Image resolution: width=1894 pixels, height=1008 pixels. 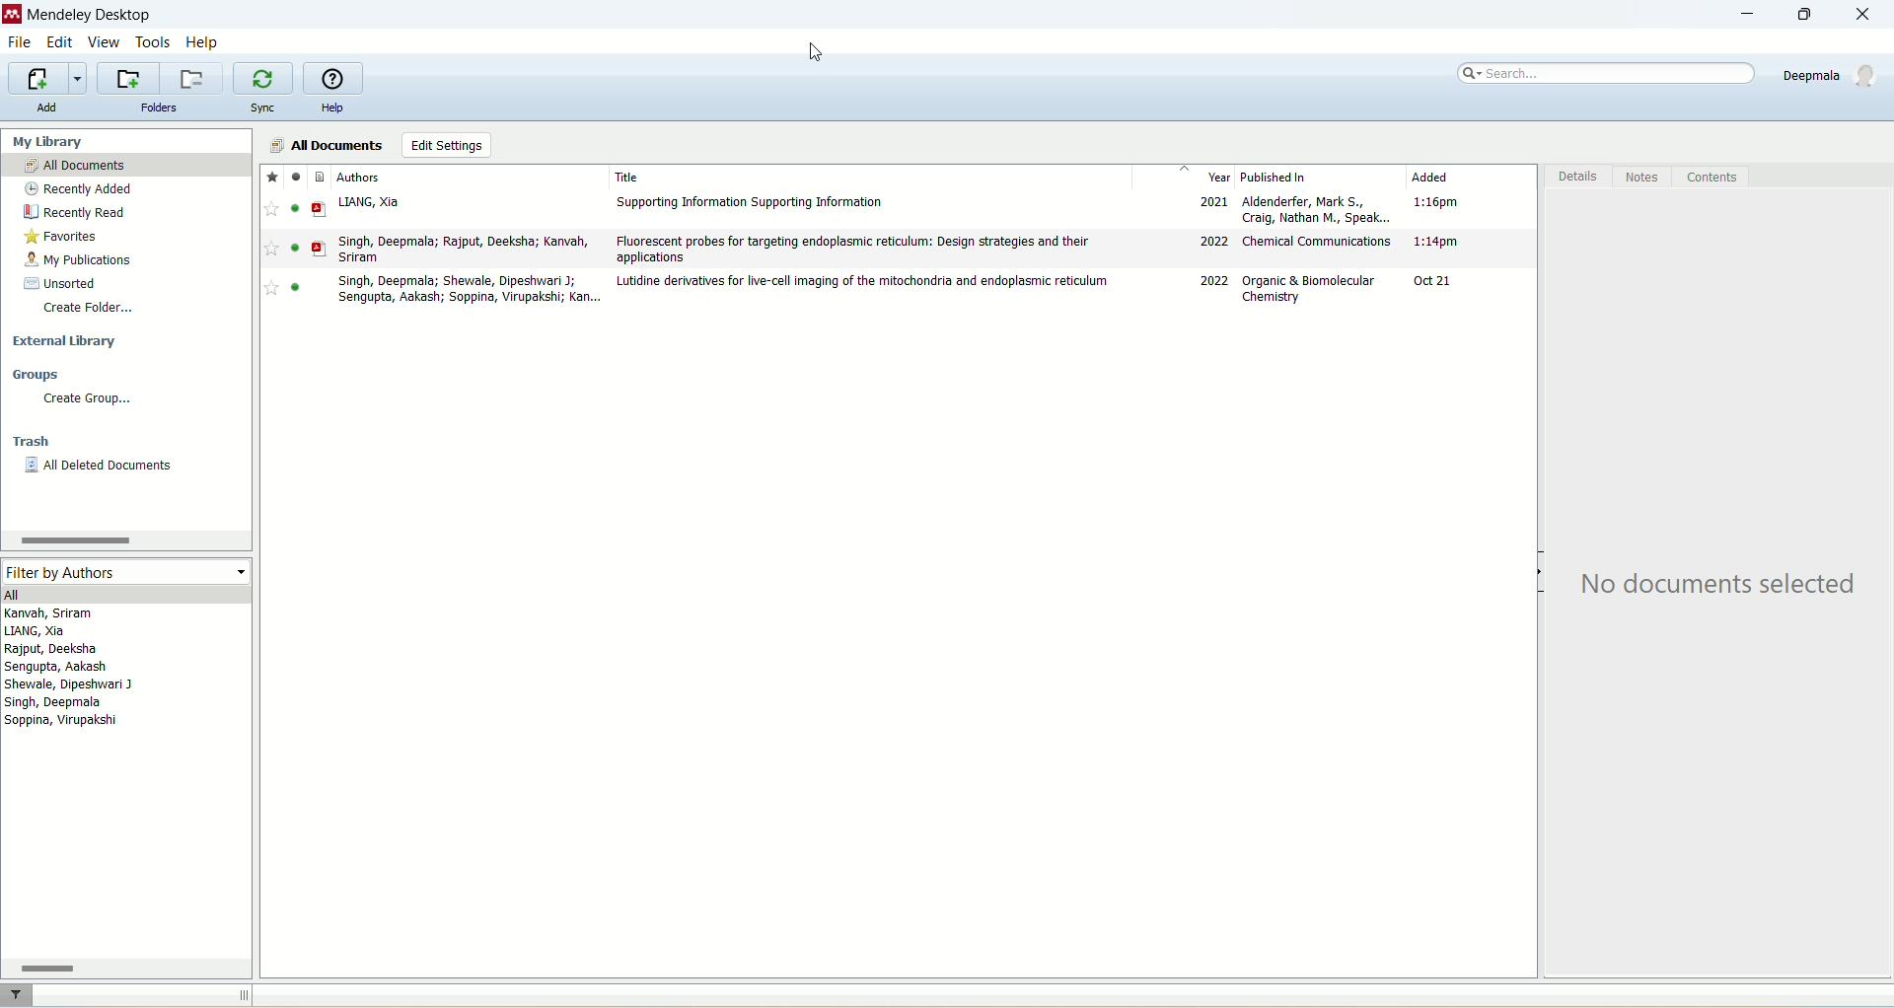 What do you see at coordinates (1316, 285) in the screenshot?
I see `Organic & Biomolecular Chemistry` at bounding box center [1316, 285].